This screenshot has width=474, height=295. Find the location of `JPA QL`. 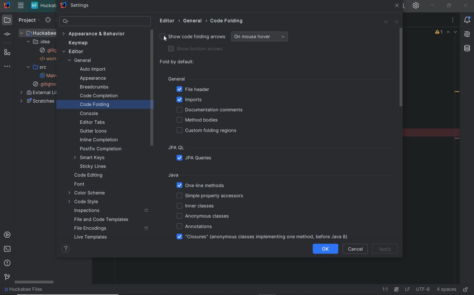

JPA QL is located at coordinates (203, 148).